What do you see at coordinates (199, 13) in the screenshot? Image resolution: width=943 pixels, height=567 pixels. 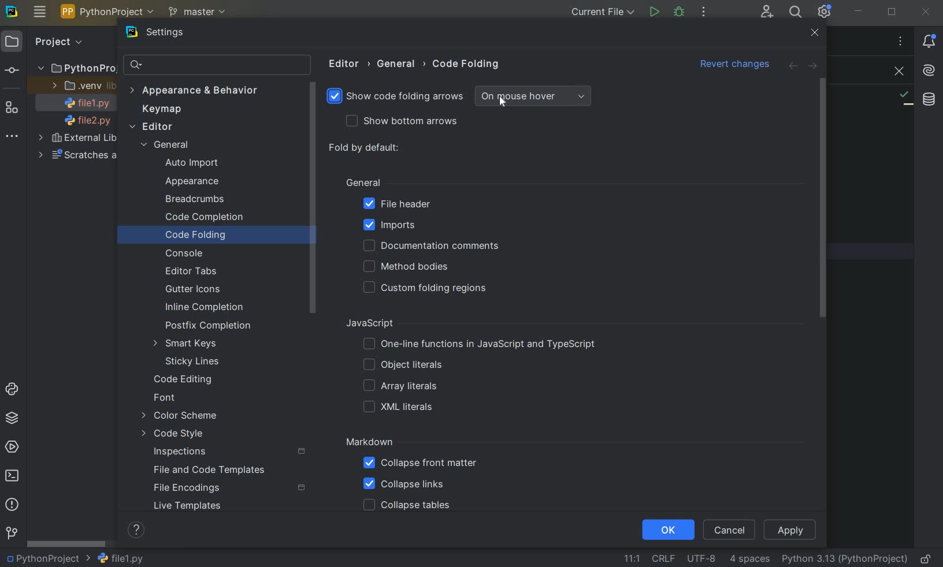 I see `MASTER` at bounding box center [199, 13].